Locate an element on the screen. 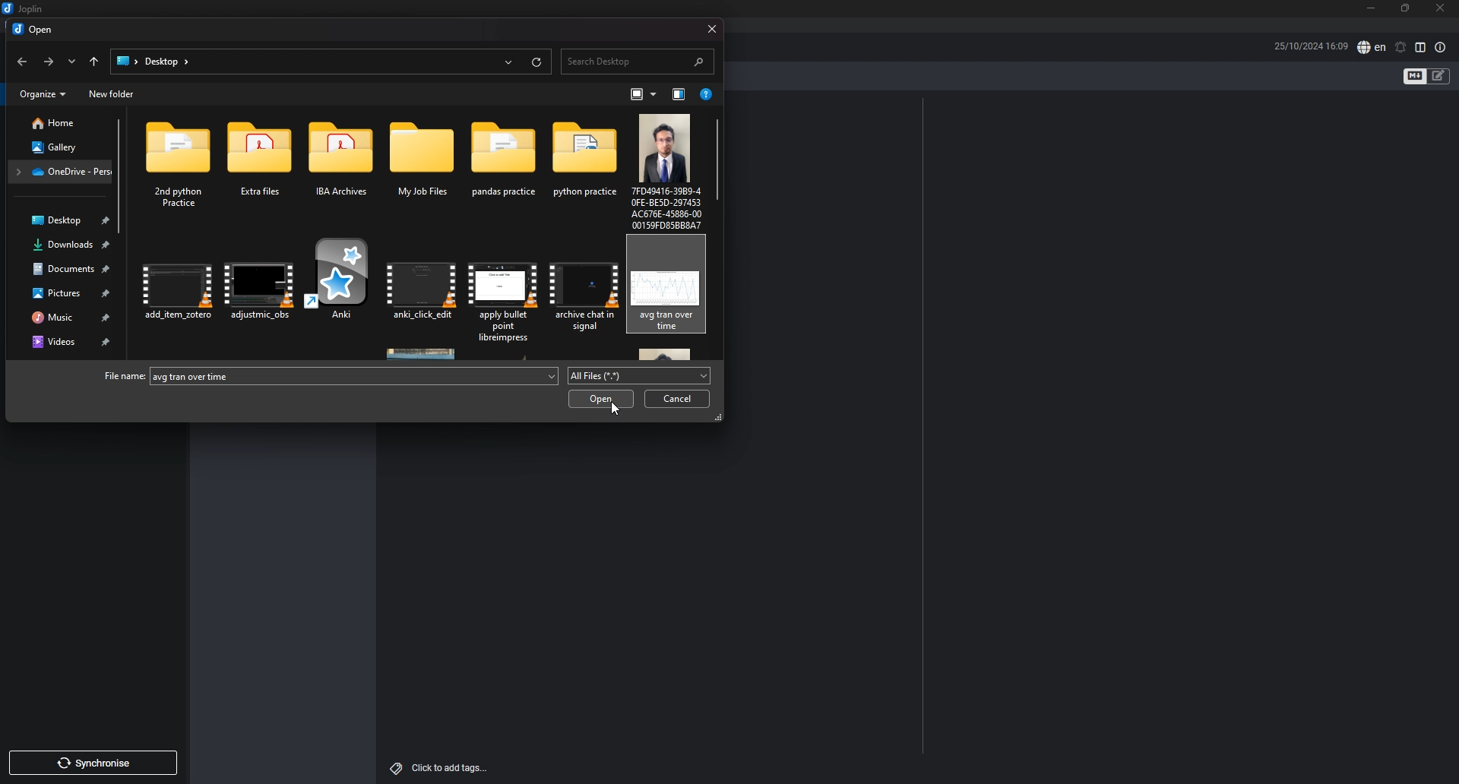 Image resolution: width=1459 pixels, height=784 pixels. gallery is located at coordinates (58, 145).